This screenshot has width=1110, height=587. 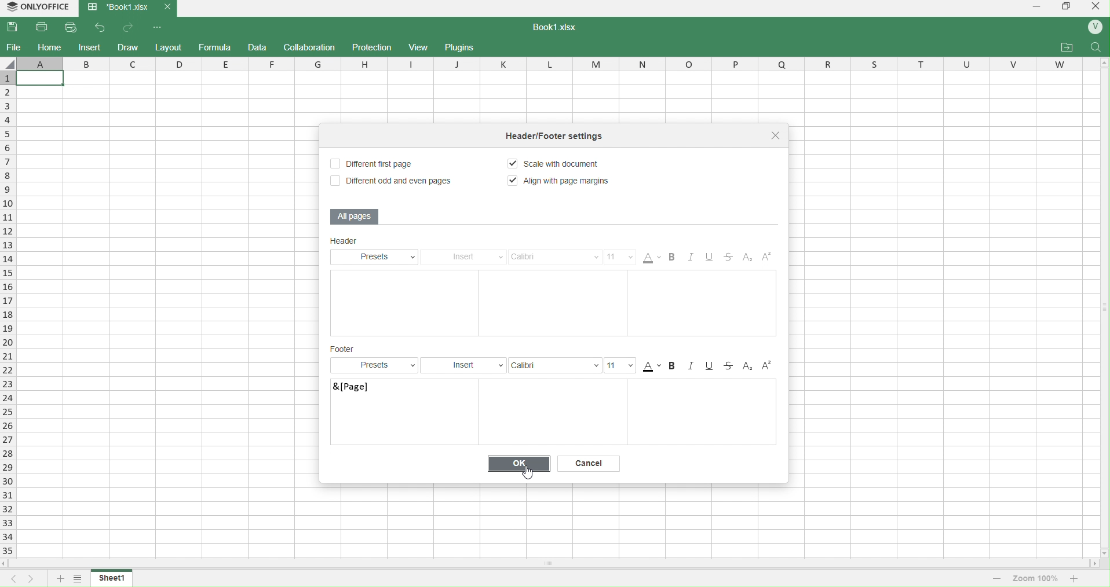 What do you see at coordinates (652, 366) in the screenshot?
I see `Color` at bounding box center [652, 366].